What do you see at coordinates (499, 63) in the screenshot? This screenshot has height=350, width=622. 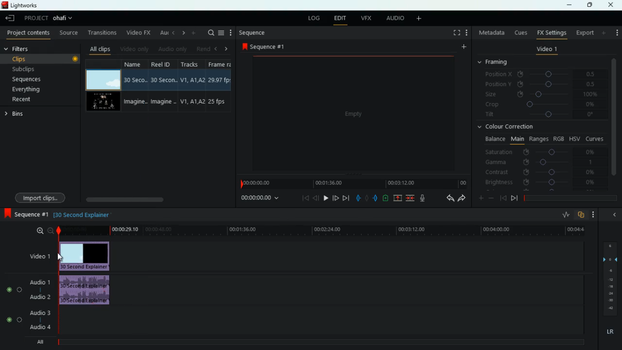 I see `framing` at bounding box center [499, 63].